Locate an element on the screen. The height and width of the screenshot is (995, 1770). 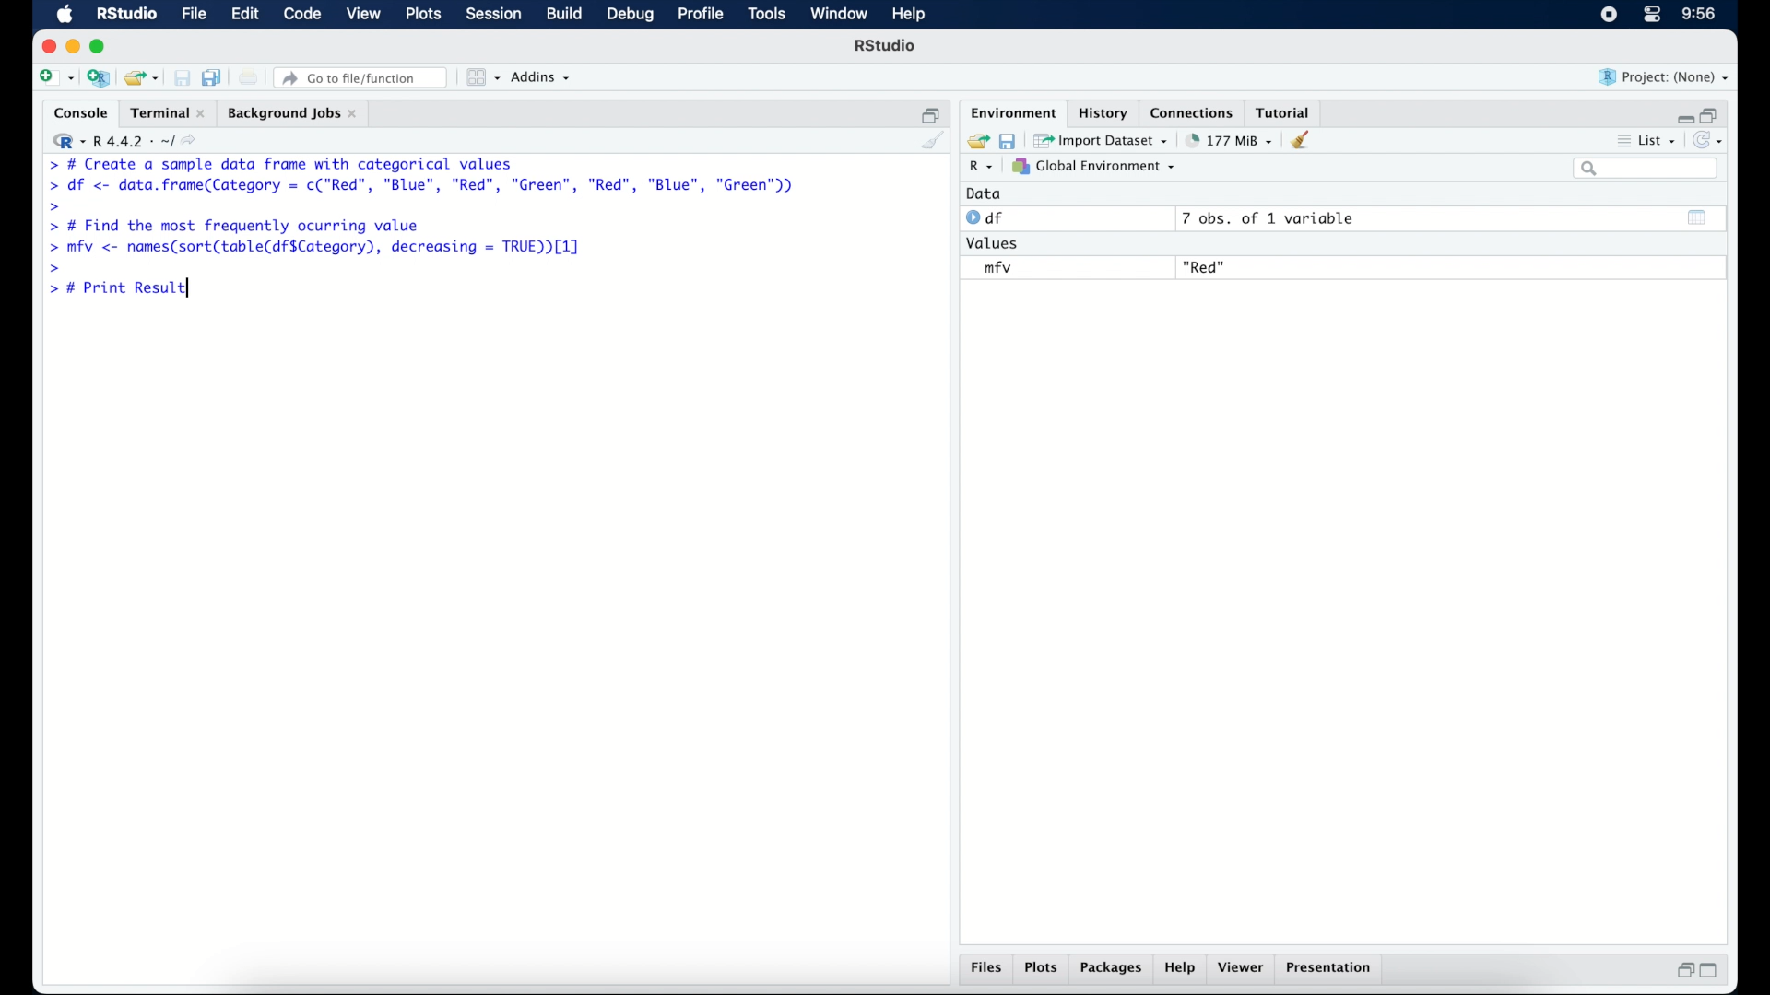
maximize is located at coordinates (1711, 973).